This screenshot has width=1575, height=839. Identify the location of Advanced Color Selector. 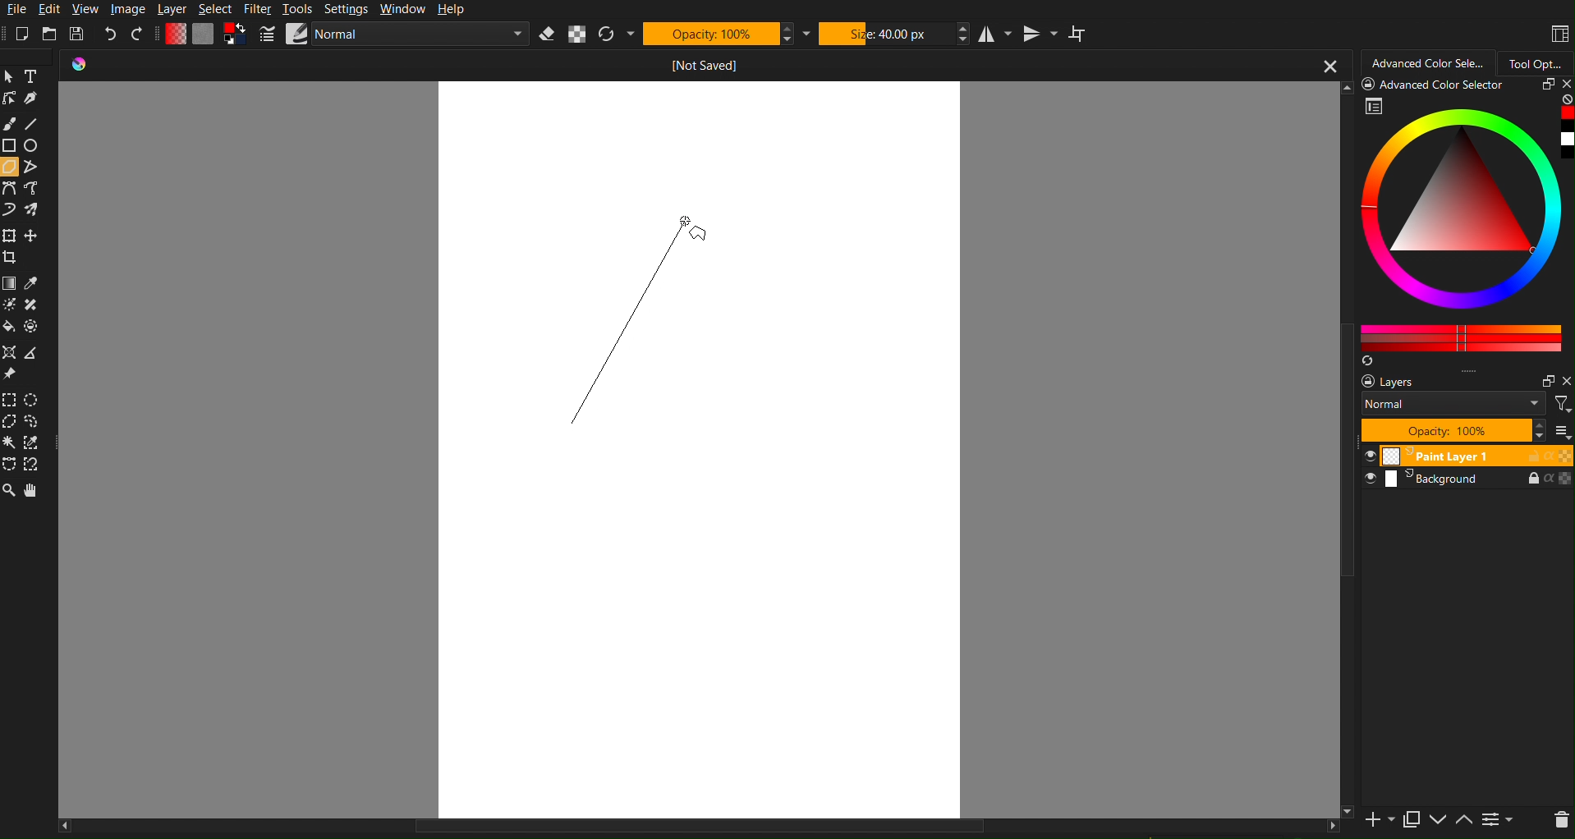
(1437, 87).